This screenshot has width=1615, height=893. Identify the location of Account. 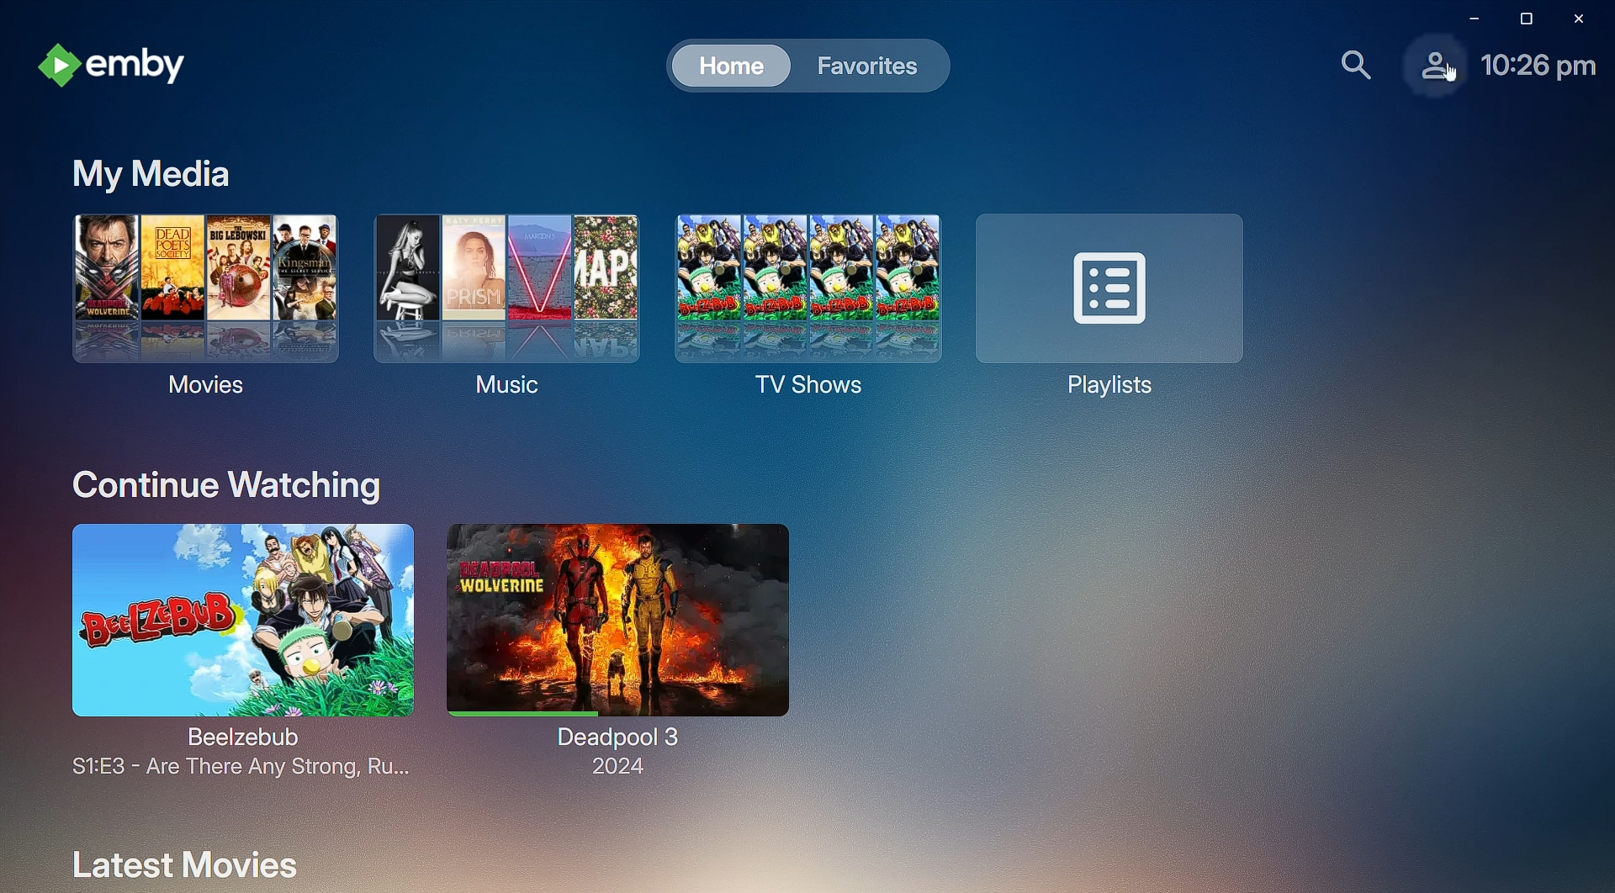
(1418, 71).